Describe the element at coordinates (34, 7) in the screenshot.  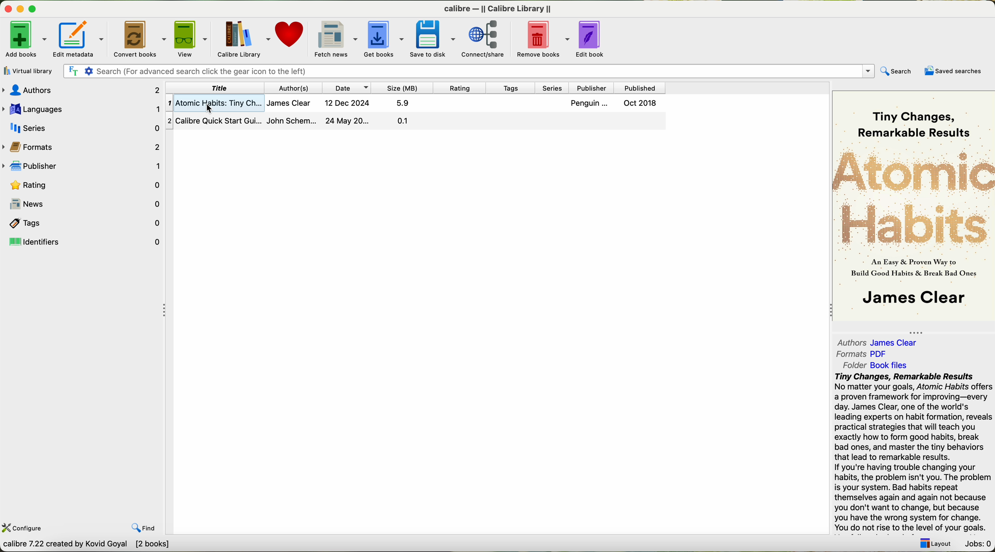
I see `maximize` at that location.